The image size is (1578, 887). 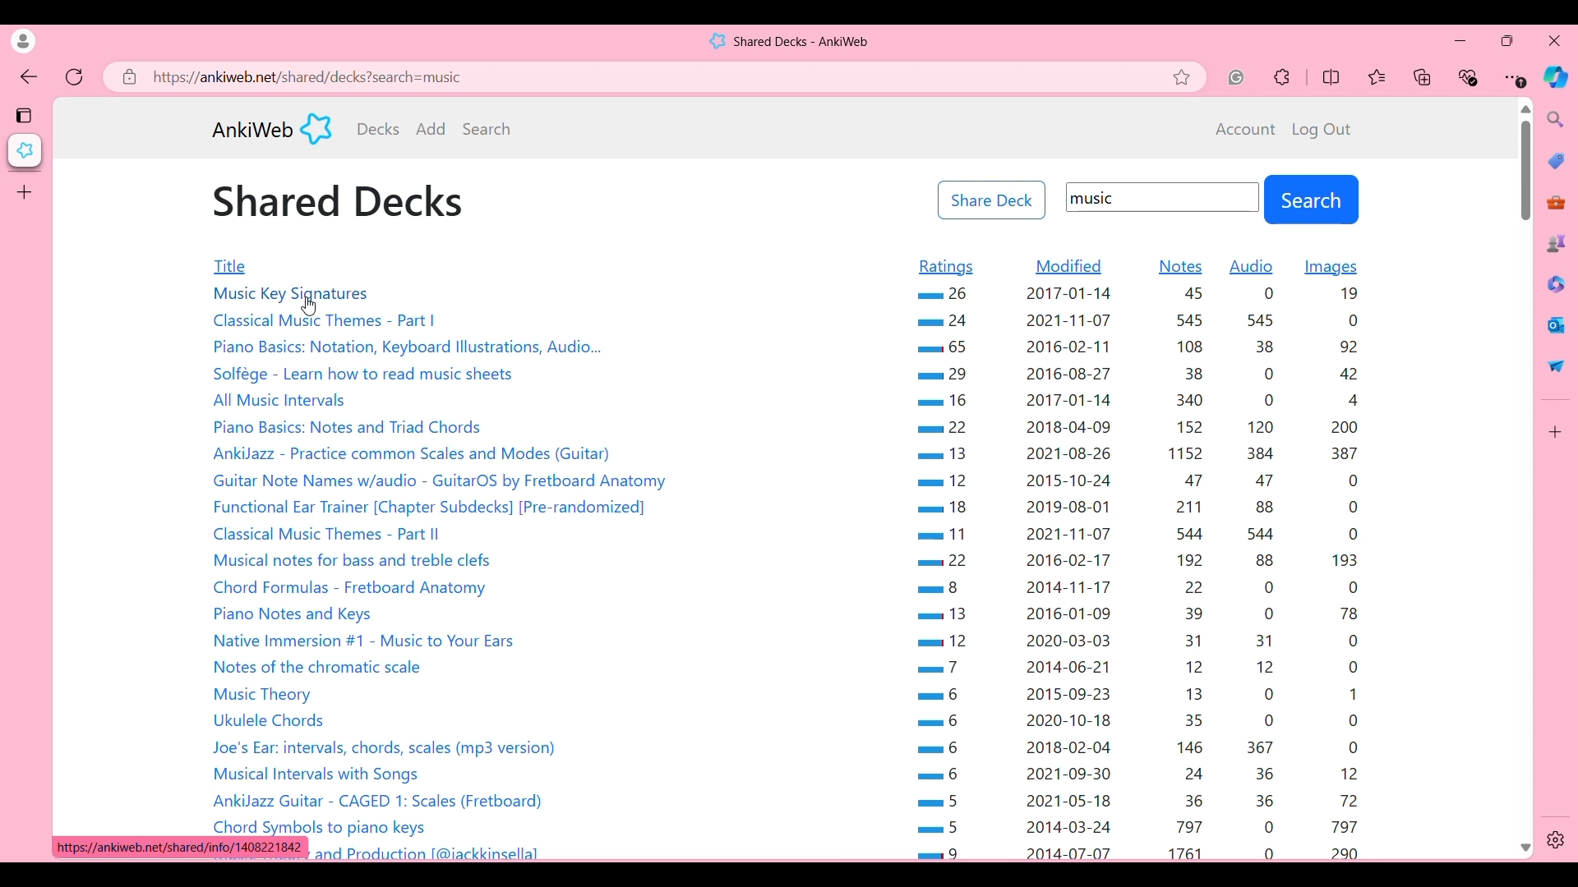 What do you see at coordinates (1137, 562) in the screenshot?
I see `— 22 2016-02-17 192 88 193` at bounding box center [1137, 562].